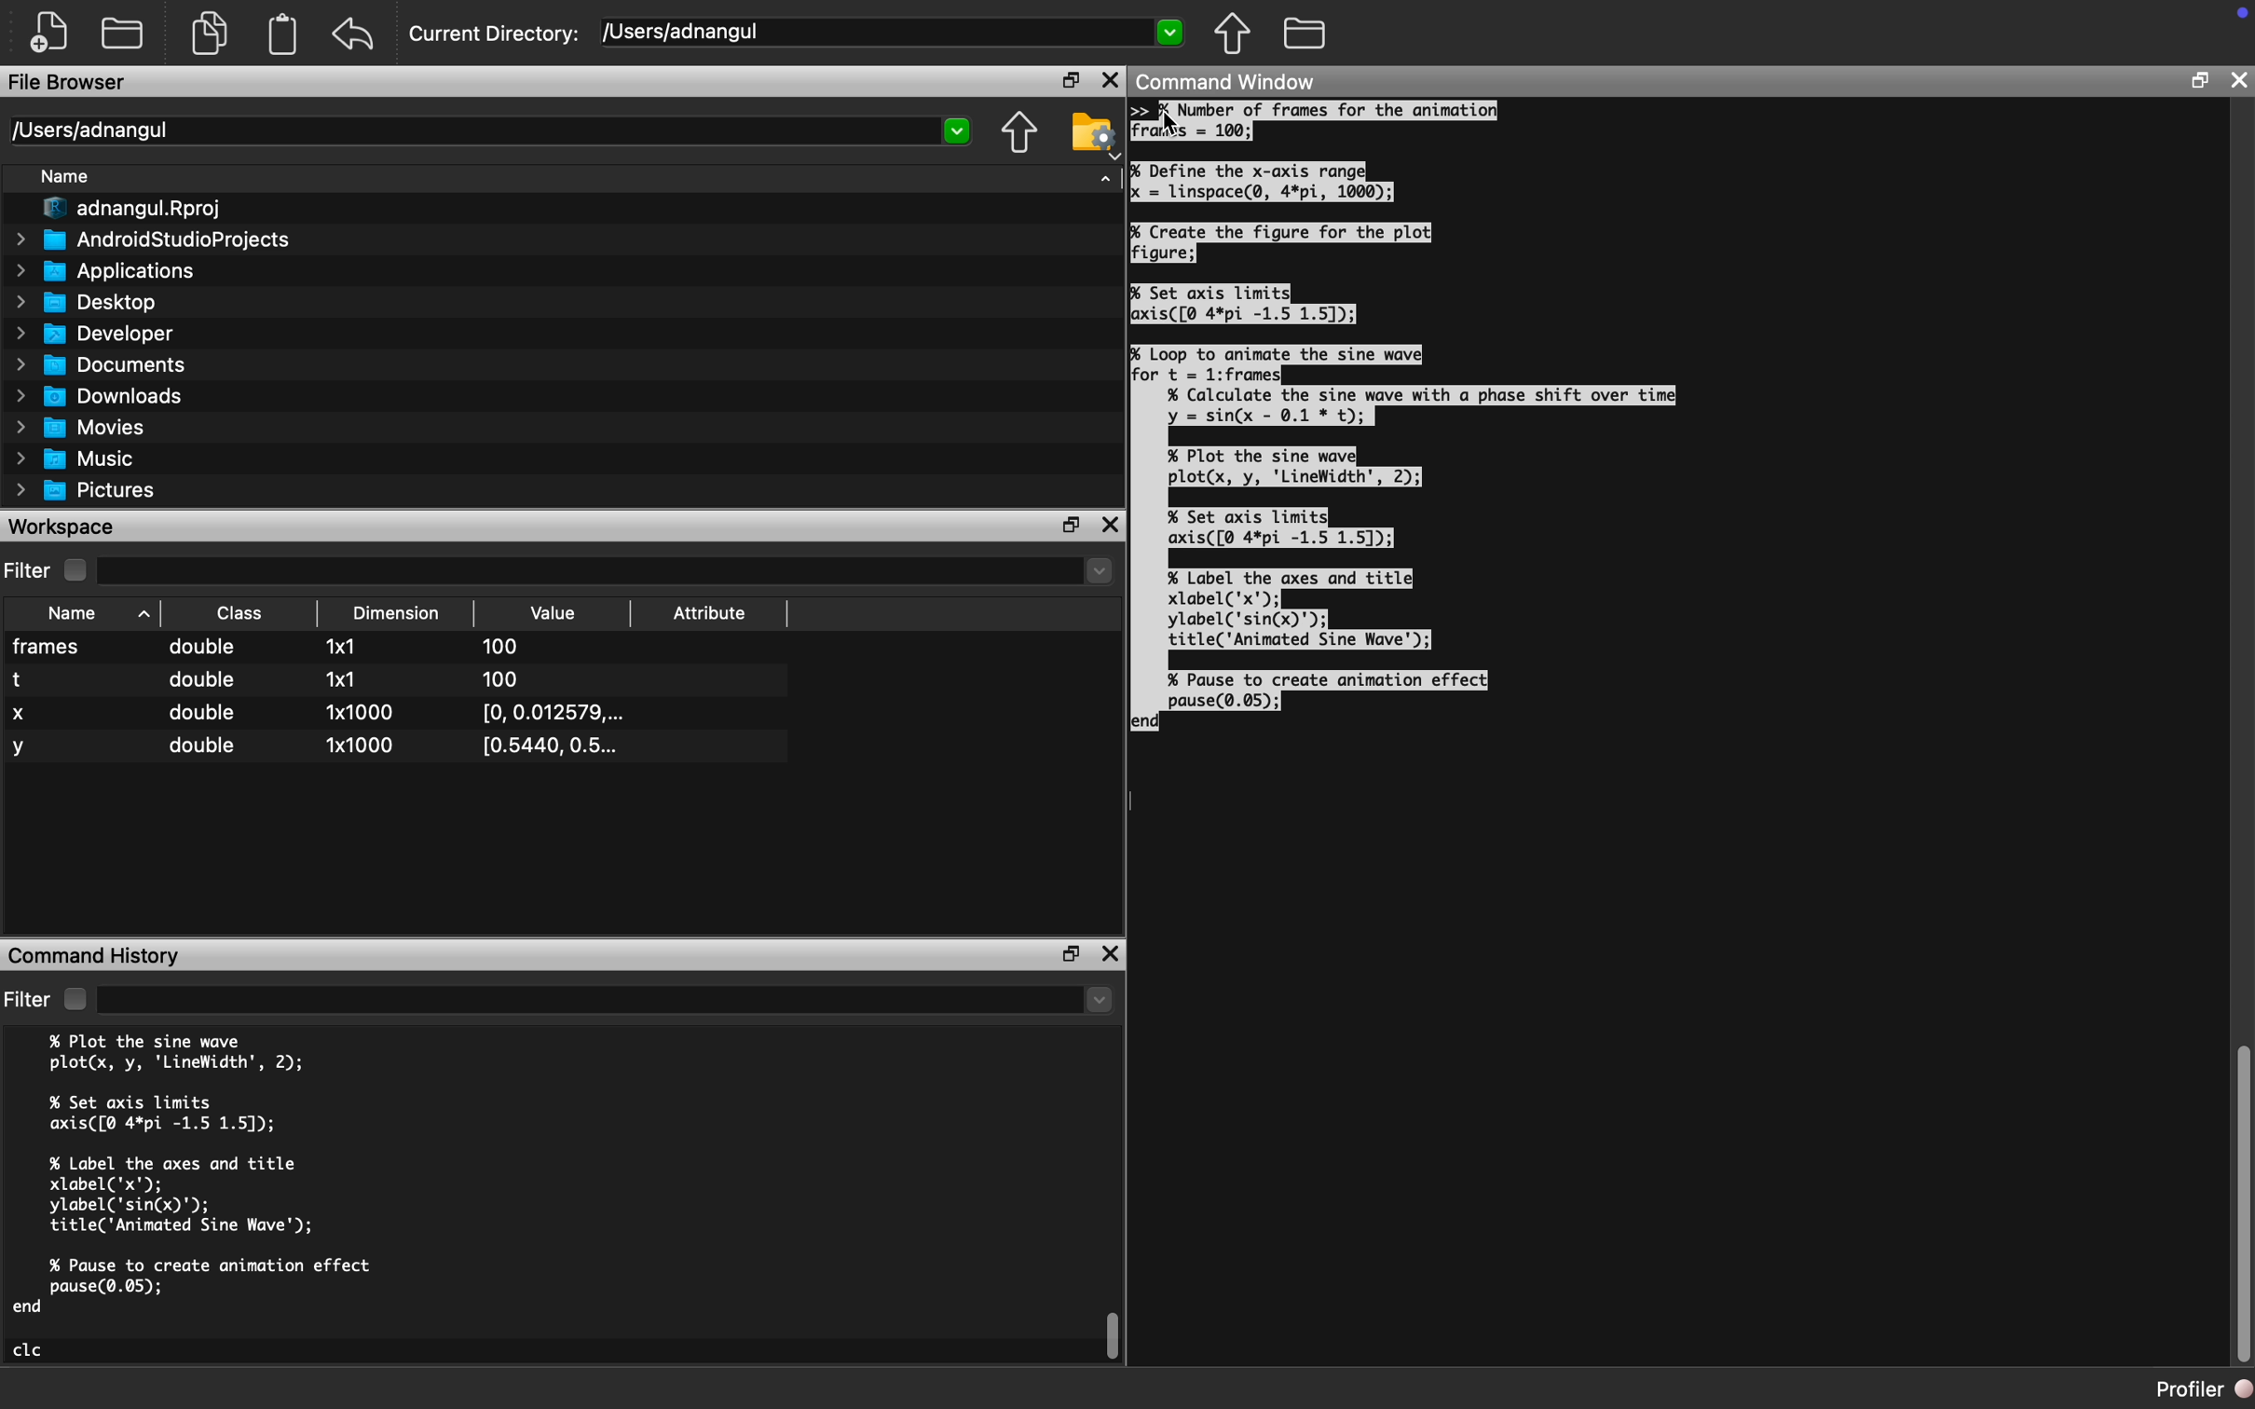 The height and width of the screenshot is (1409, 2255). I want to click on Checkbox, so click(75, 570).